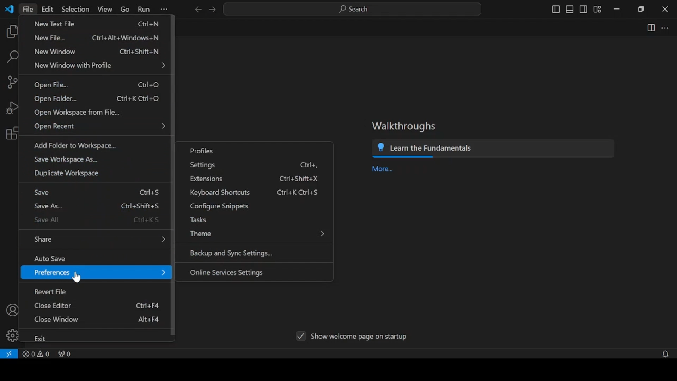 This screenshot has width=677, height=381. I want to click on more actions, so click(665, 29).